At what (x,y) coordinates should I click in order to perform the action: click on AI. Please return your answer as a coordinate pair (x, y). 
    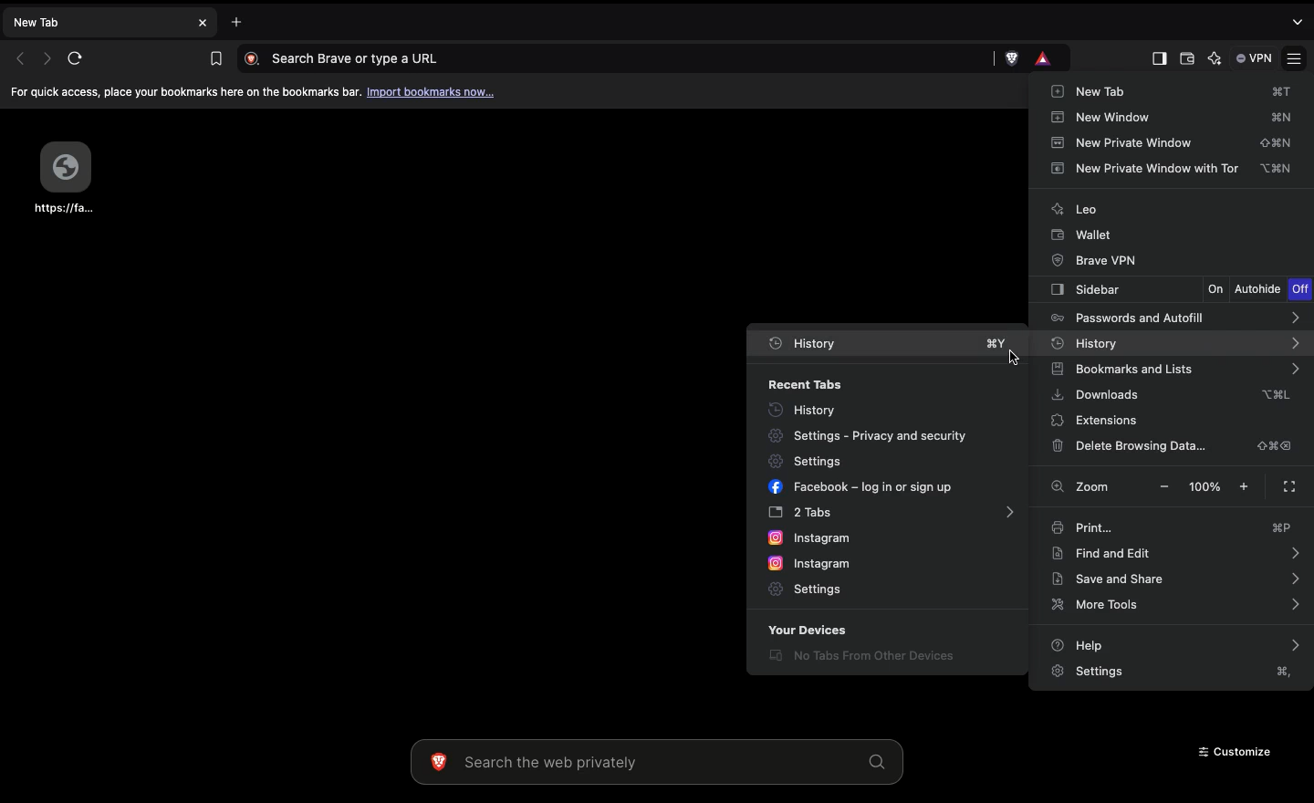
    Looking at the image, I should click on (1213, 58).